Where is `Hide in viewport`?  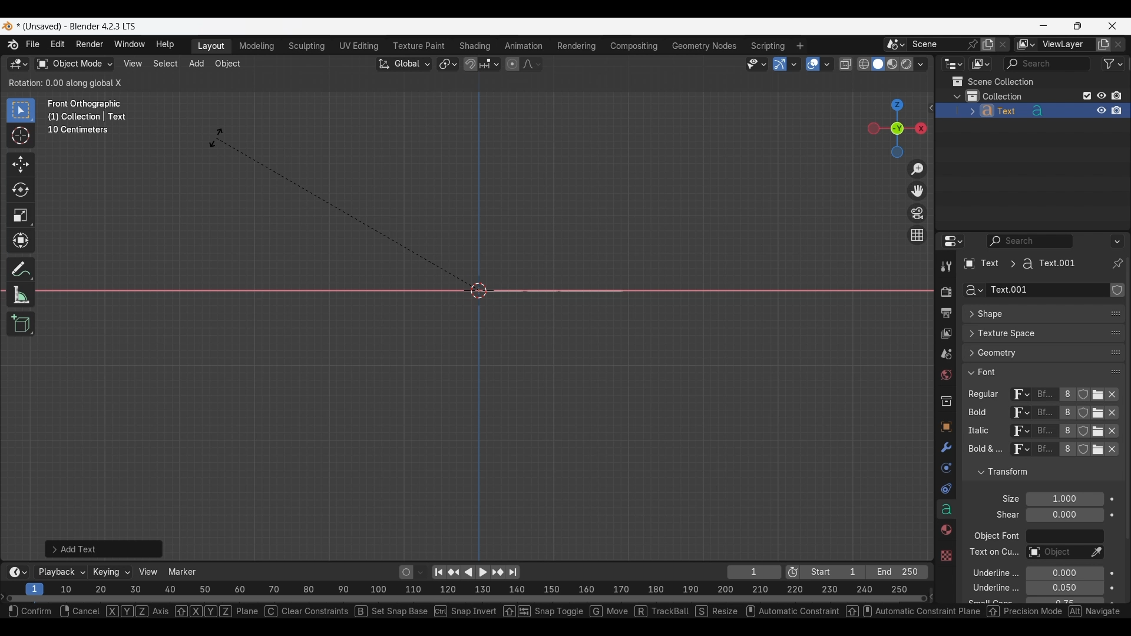
Hide in viewport is located at coordinates (1101, 95).